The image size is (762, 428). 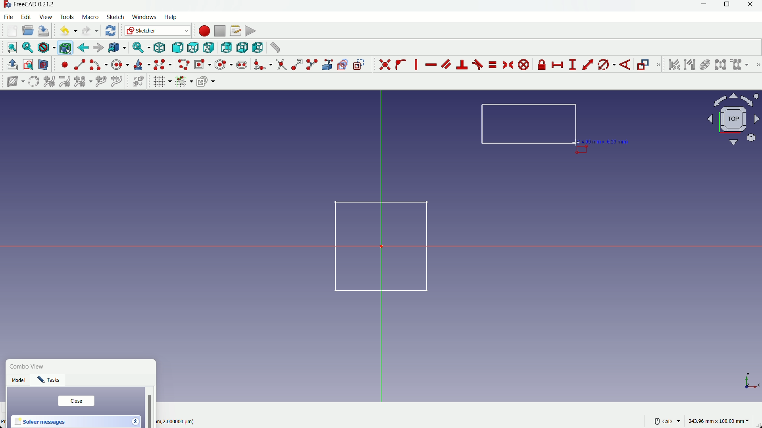 I want to click on making rectangle, so click(x=529, y=125).